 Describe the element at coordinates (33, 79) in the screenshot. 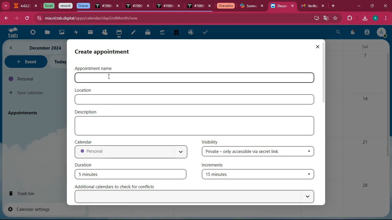

I see `personal` at that location.